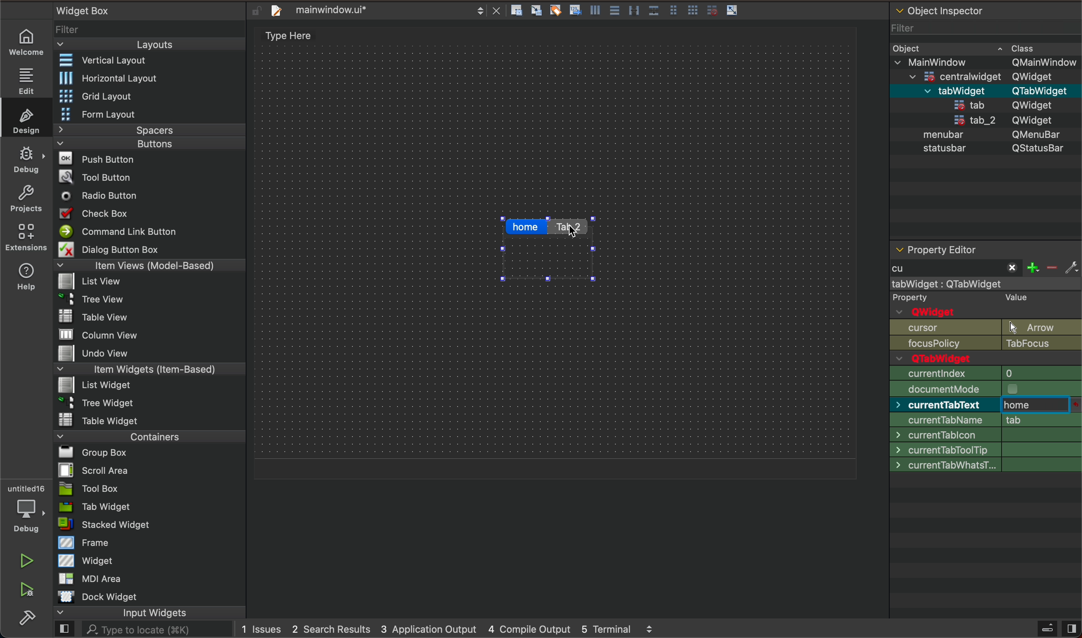 The height and width of the screenshot is (638, 1082). What do you see at coordinates (117, 231) in the screenshot?
I see ` Command Link Button` at bounding box center [117, 231].